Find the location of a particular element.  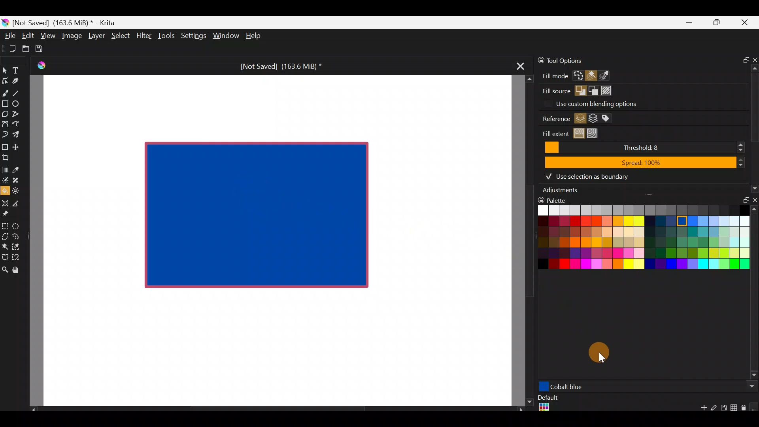

Smart patch tool is located at coordinates (19, 179).